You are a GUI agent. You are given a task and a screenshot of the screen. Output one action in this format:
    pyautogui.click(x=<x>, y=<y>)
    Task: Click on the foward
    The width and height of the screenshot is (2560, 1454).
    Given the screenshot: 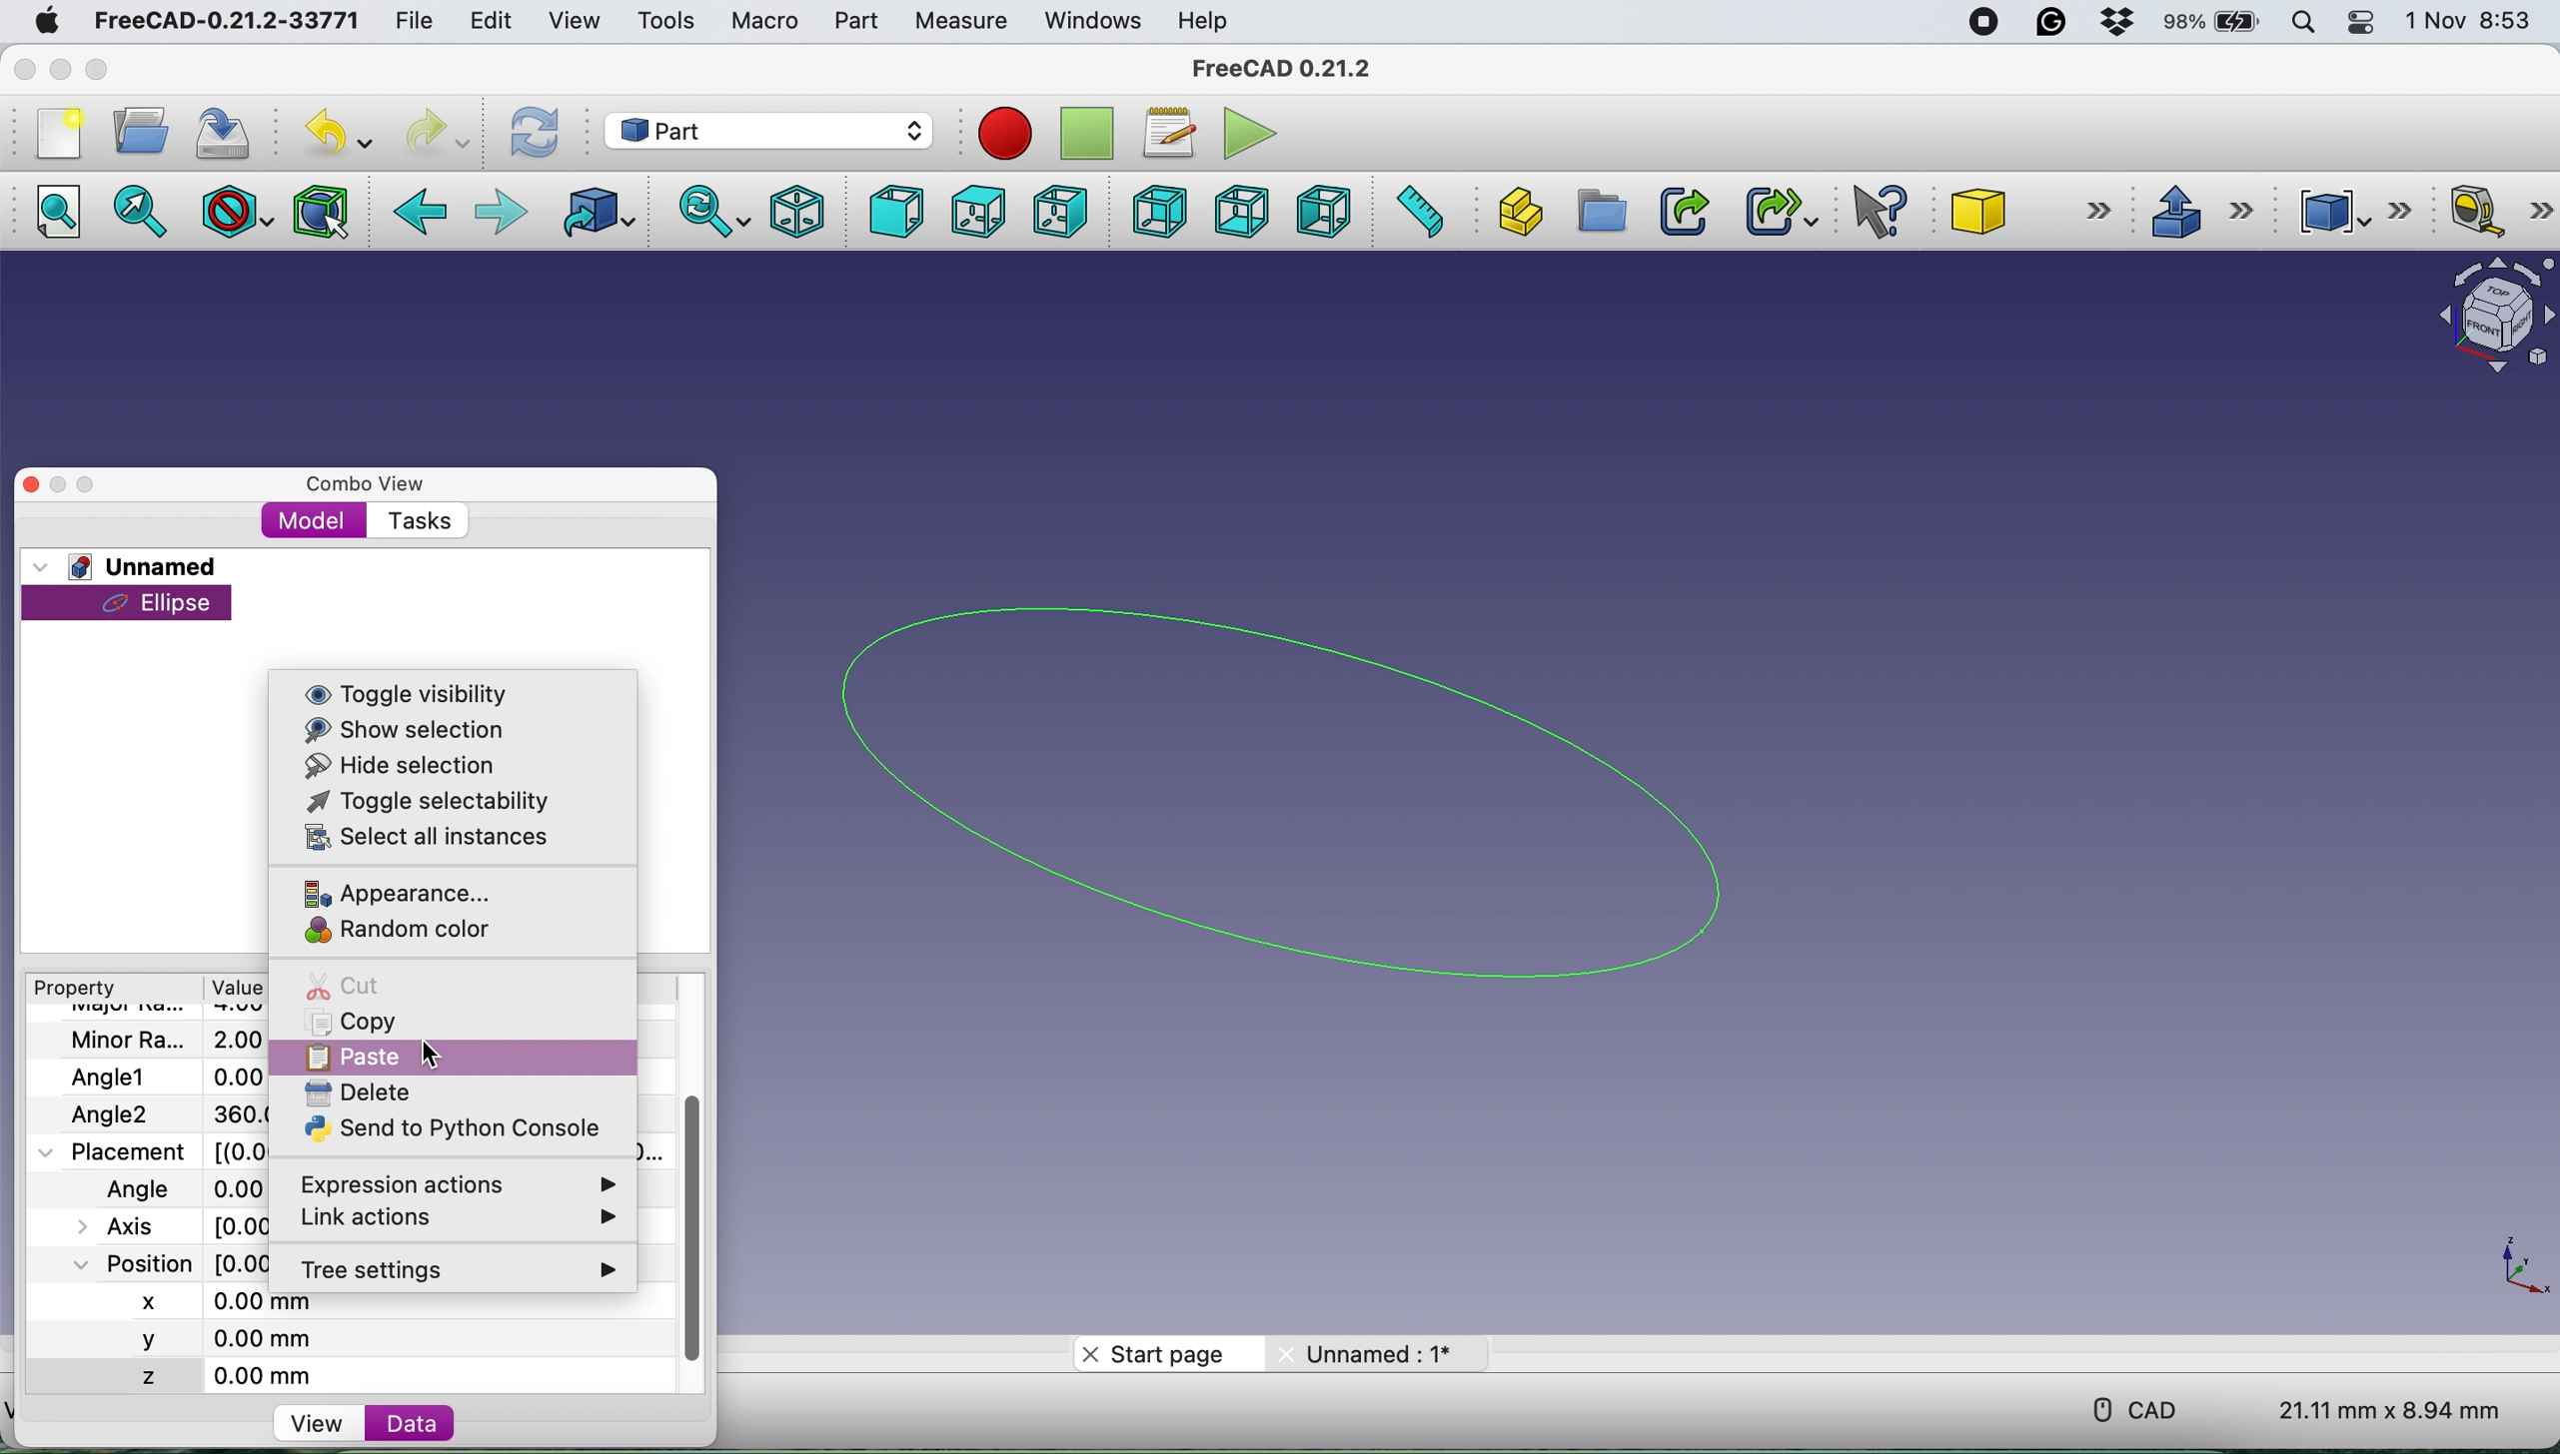 What is the action you would take?
    pyautogui.click(x=500, y=212)
    